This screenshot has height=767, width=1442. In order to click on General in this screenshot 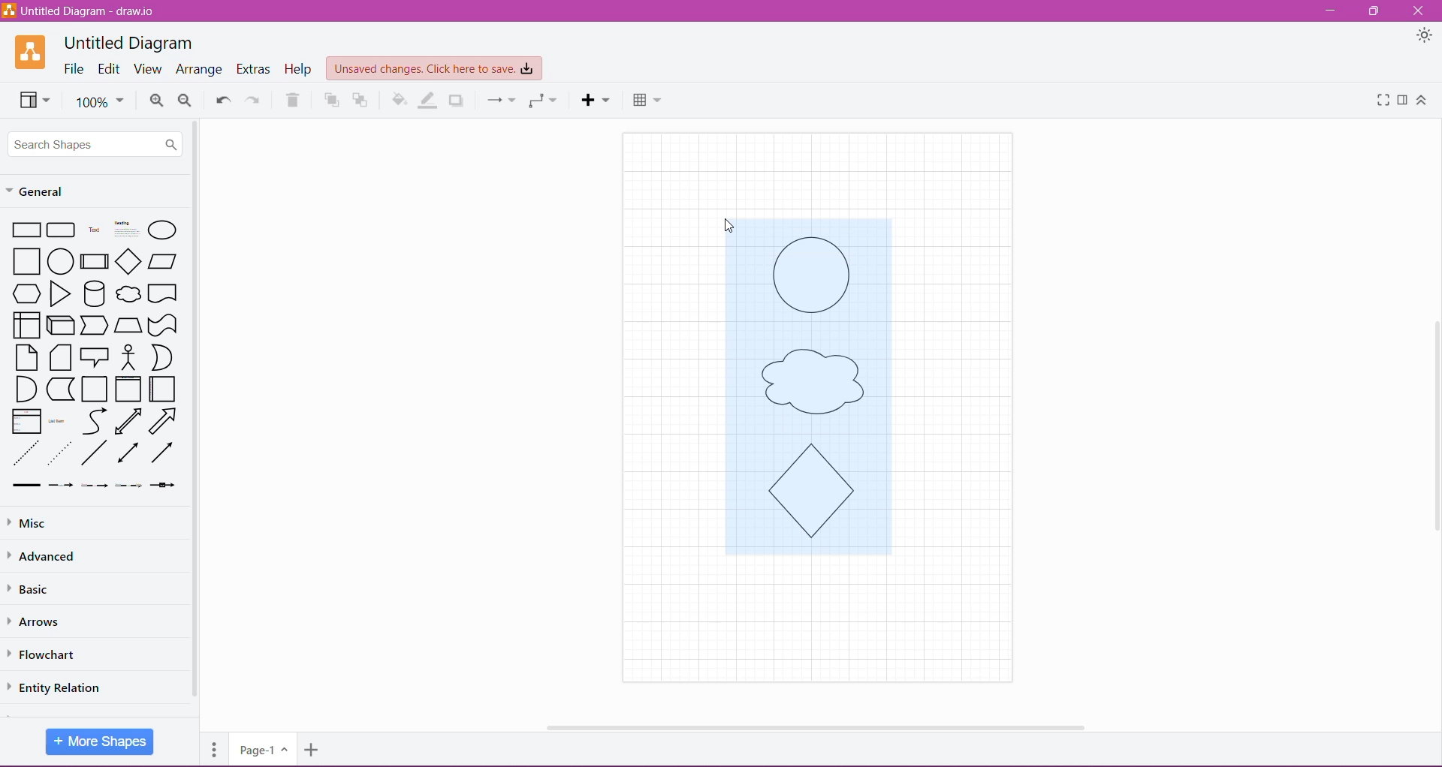, I will do `click(45, 190)`.